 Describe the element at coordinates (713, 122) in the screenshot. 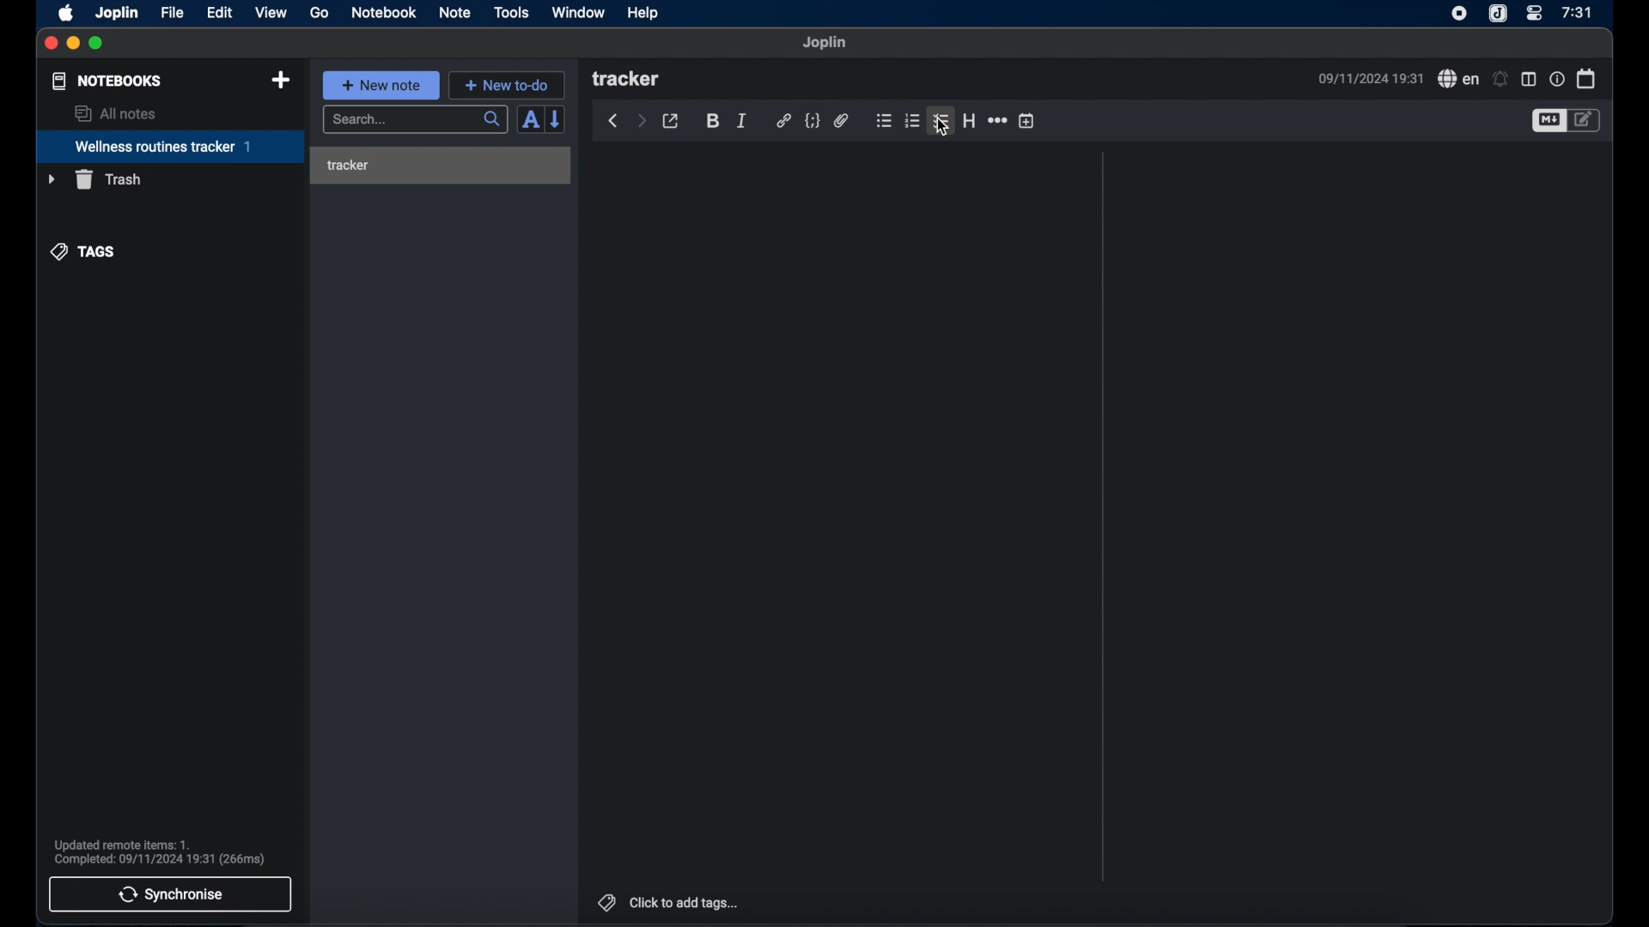

I see `bold` at that location.